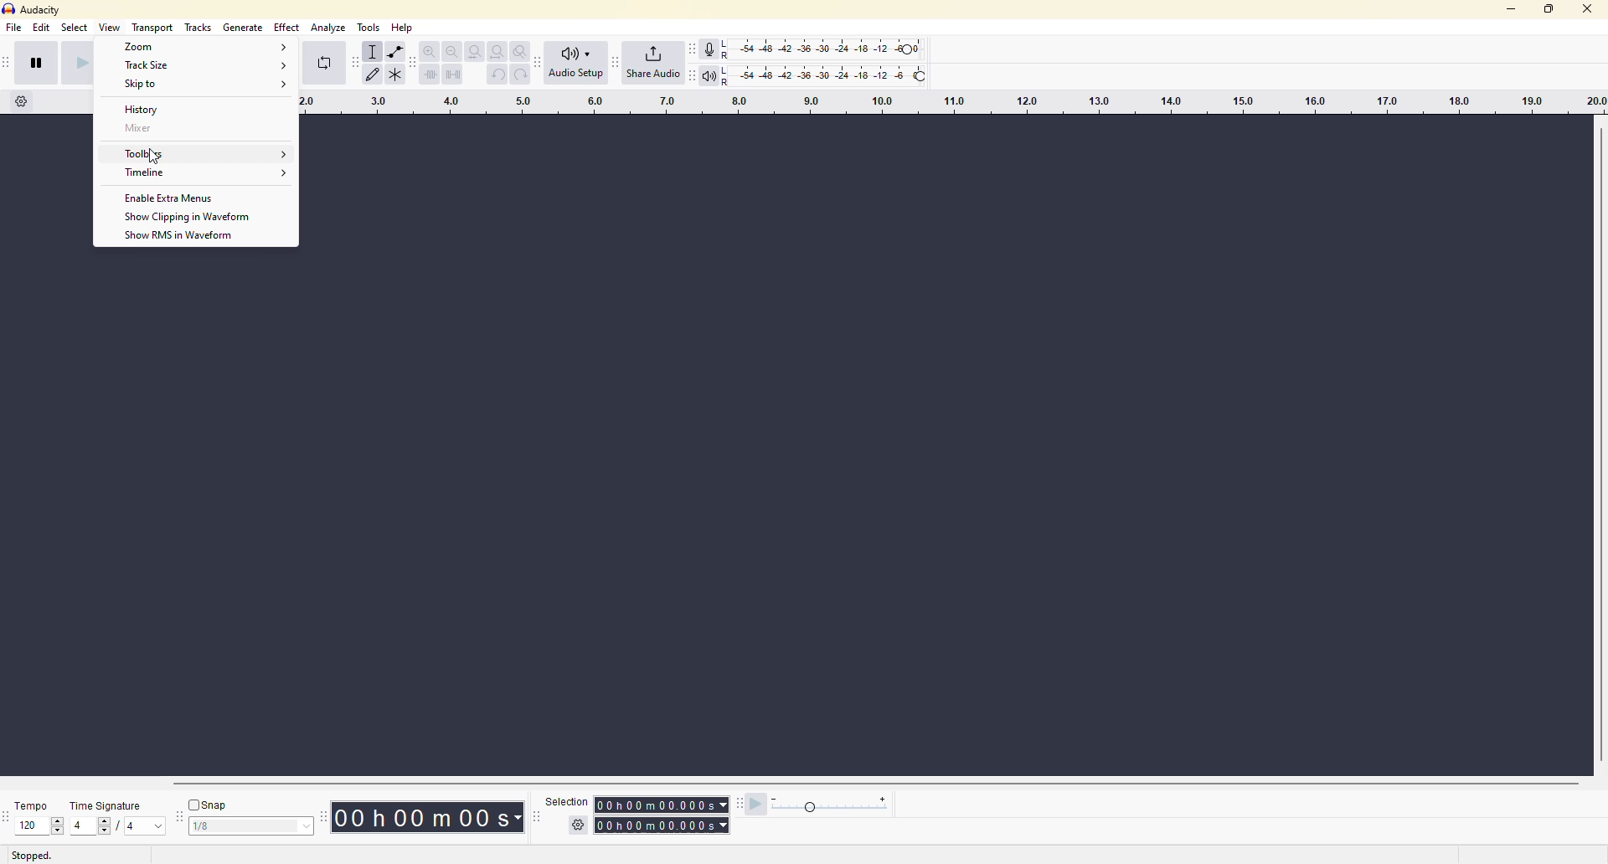  Describe the element at coordinates (33, 11) in the screenshot. I see `audacity` at that location.